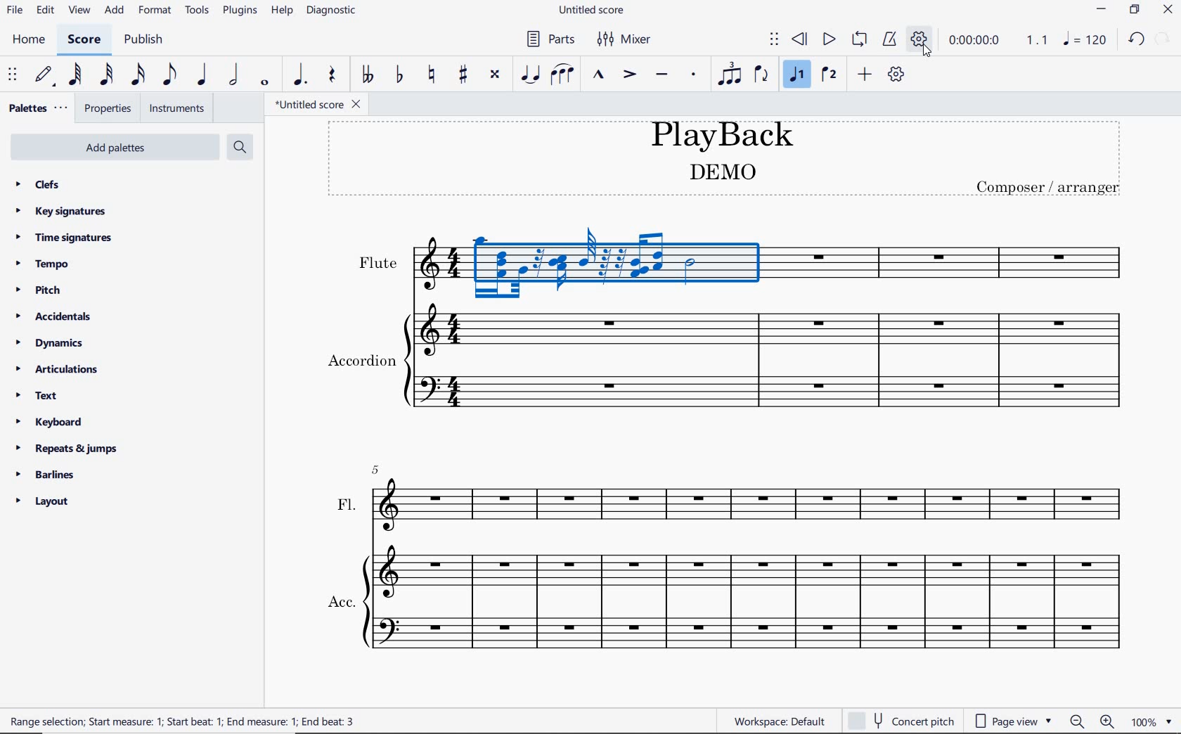 The height and width of the screenshot is (734, 1181). I want to click on undo, so click(1136, 40).